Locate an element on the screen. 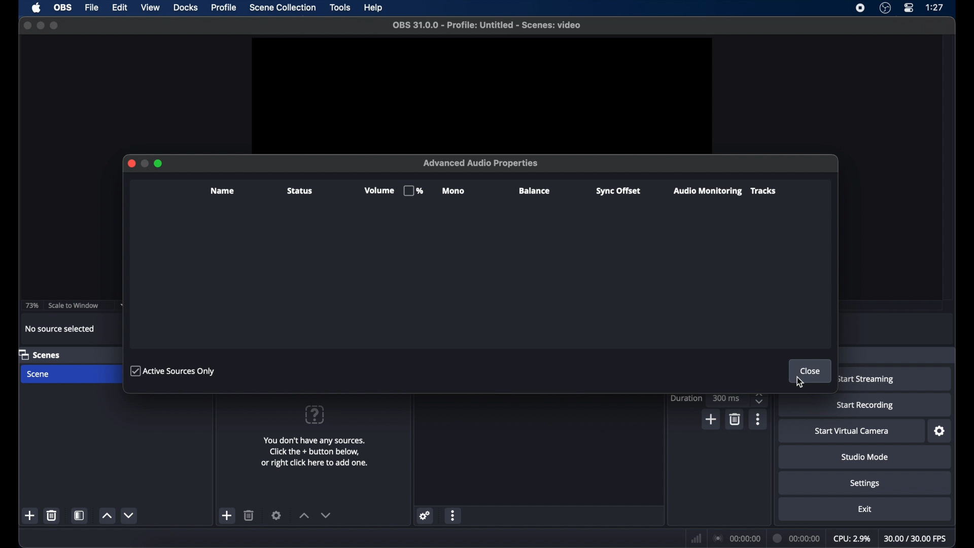  active sources  only is located at coordinates (173, 370).